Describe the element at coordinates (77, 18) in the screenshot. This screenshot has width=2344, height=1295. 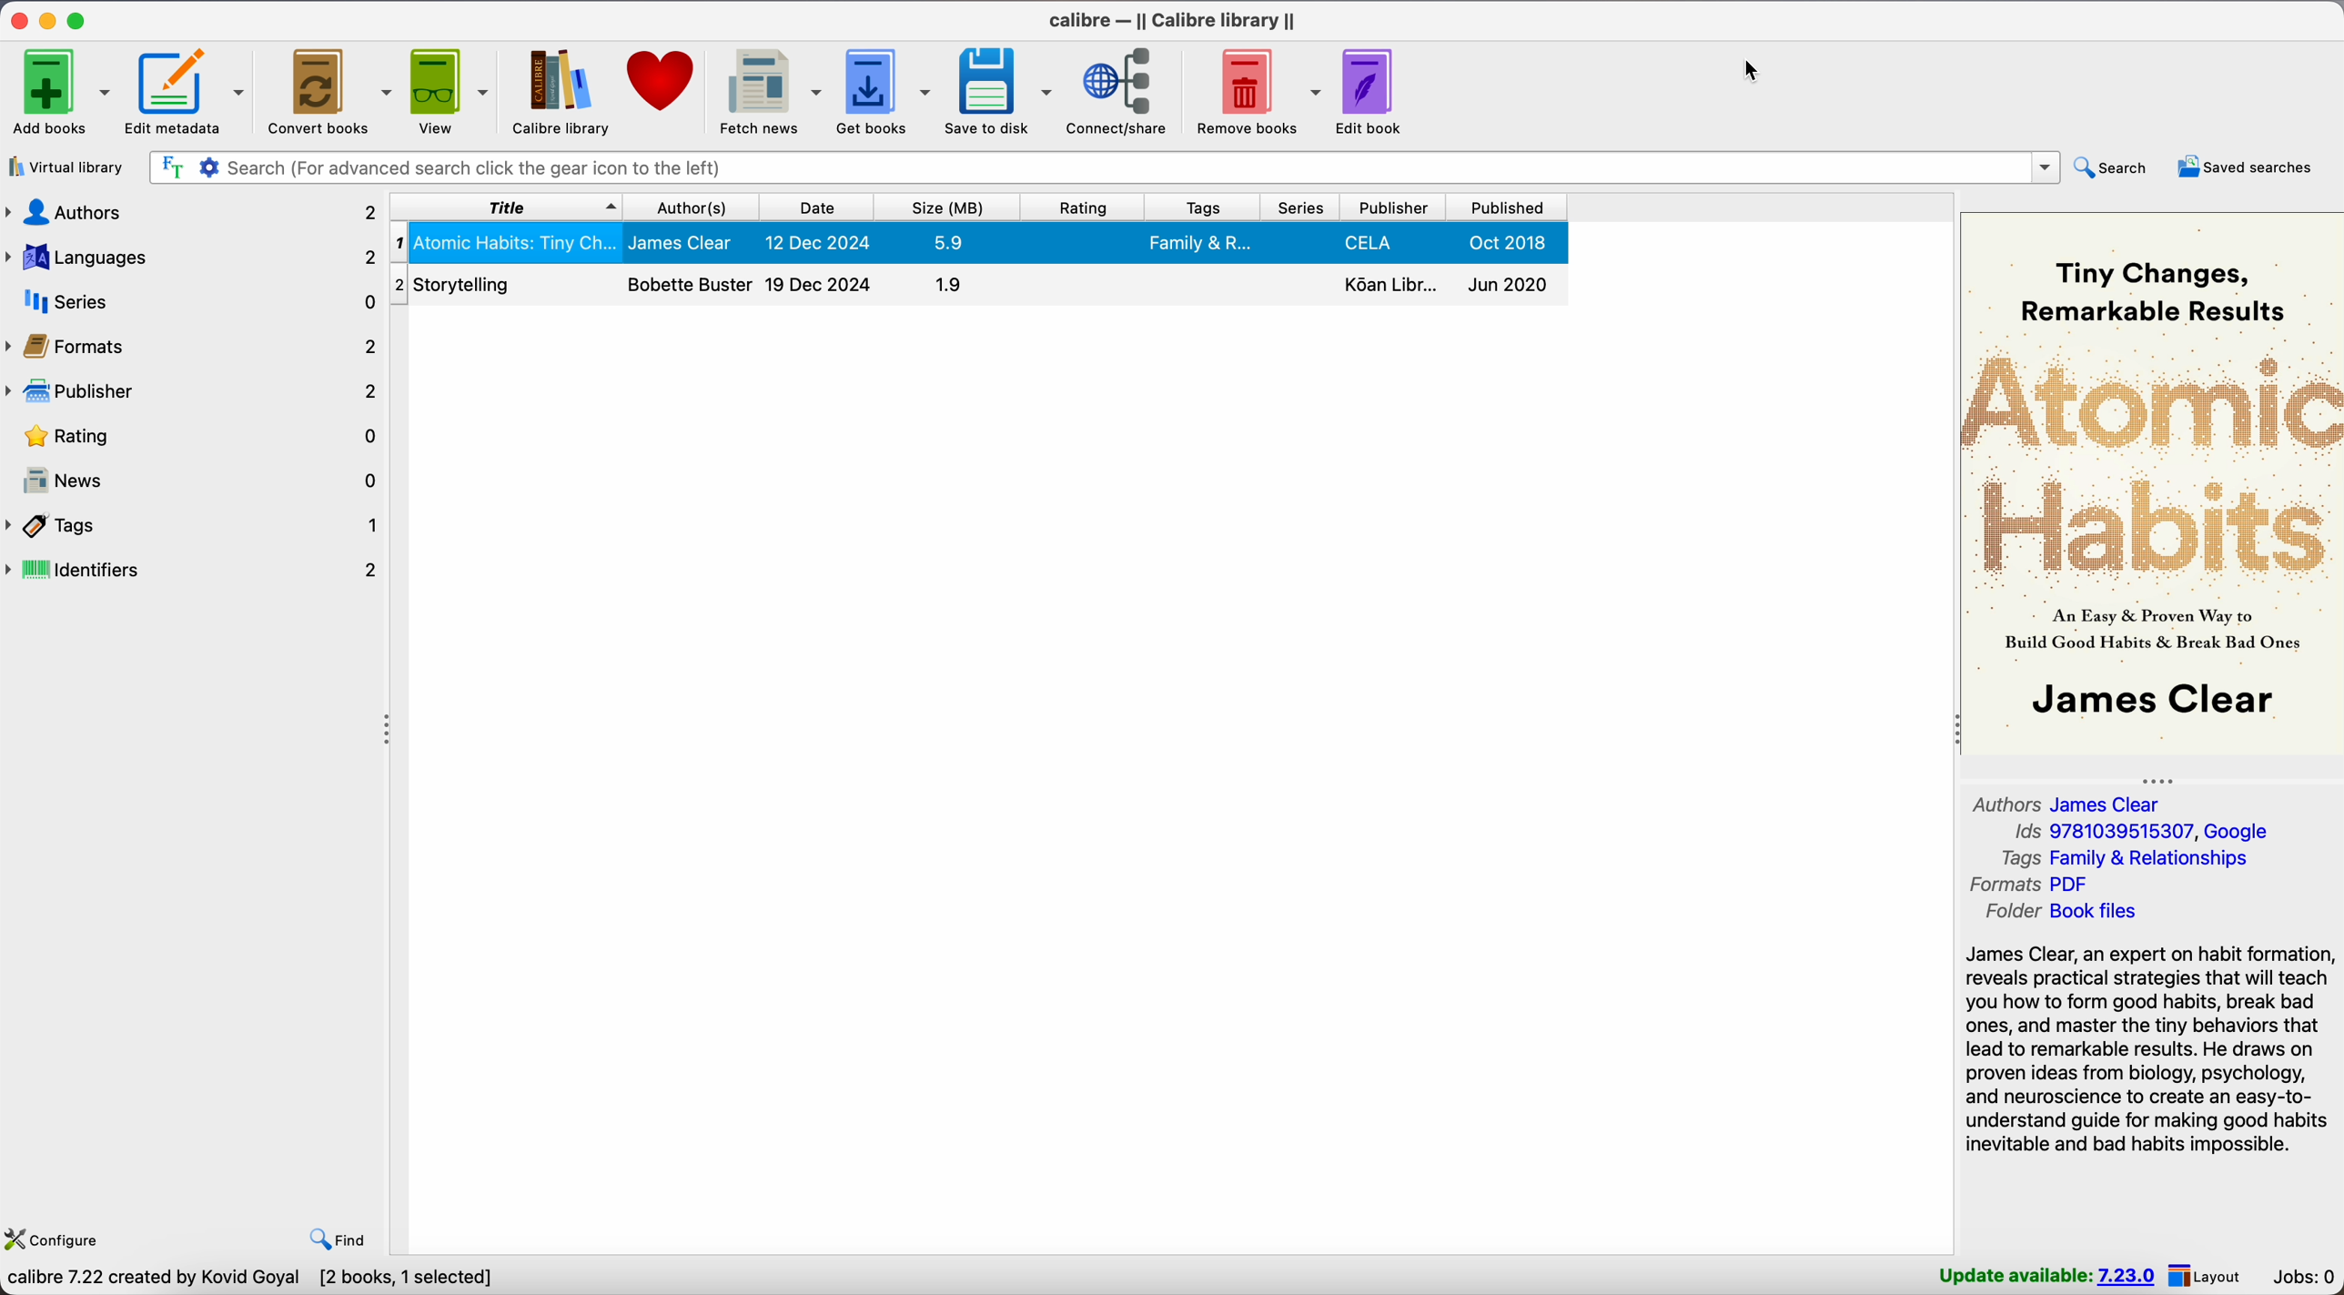
I see `maximize Calibre` at that location.